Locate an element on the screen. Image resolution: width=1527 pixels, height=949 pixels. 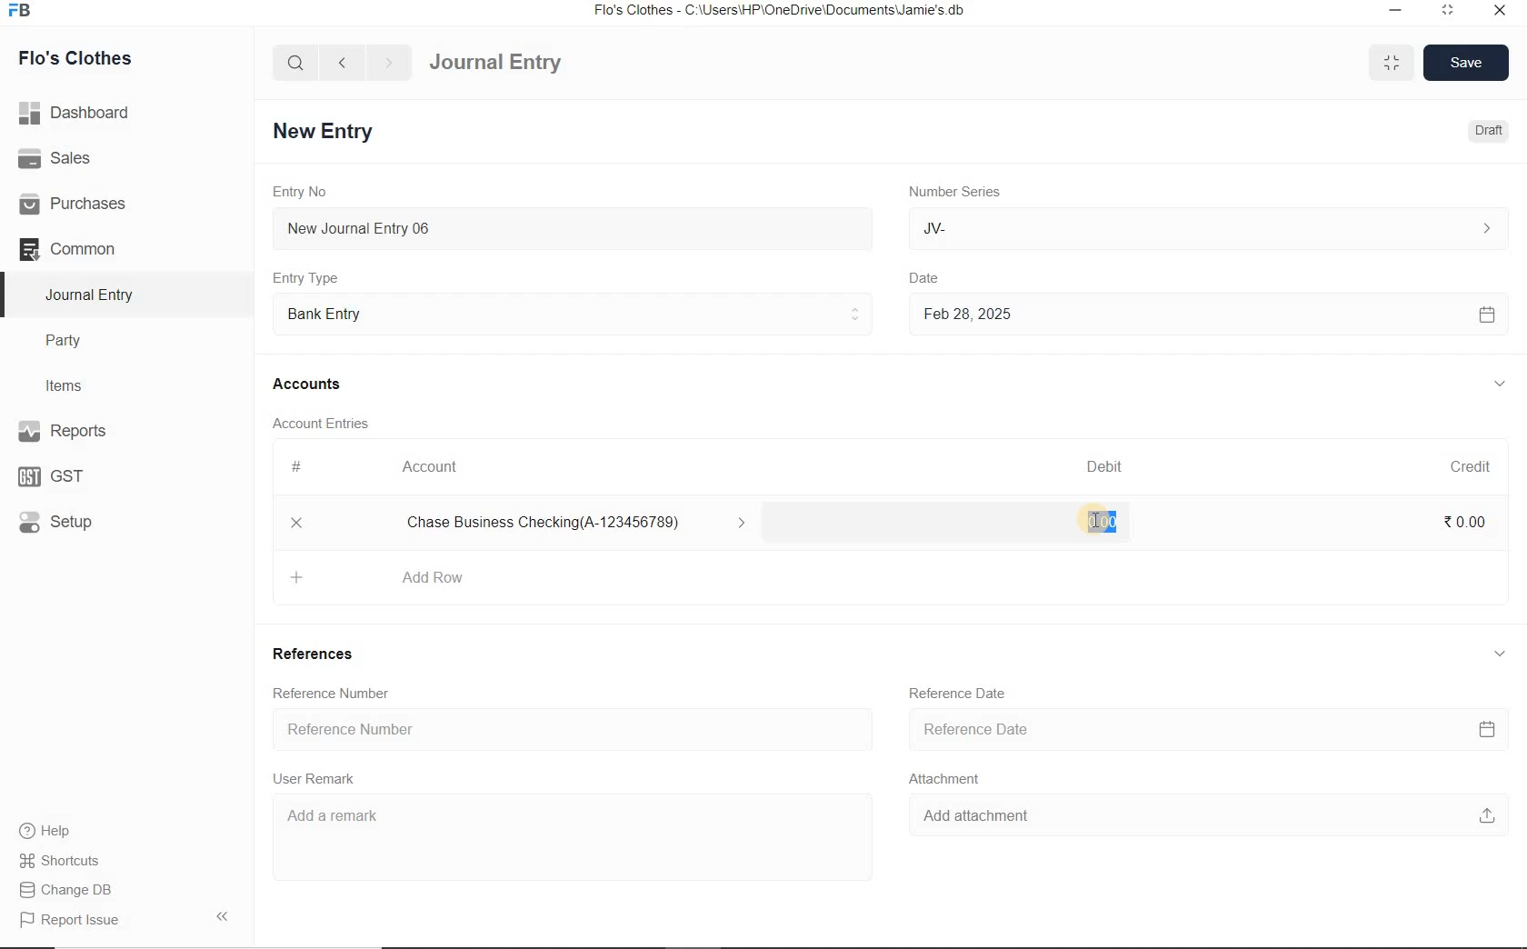
Feb 28, 2025 is located at coordinates (1208, 314).